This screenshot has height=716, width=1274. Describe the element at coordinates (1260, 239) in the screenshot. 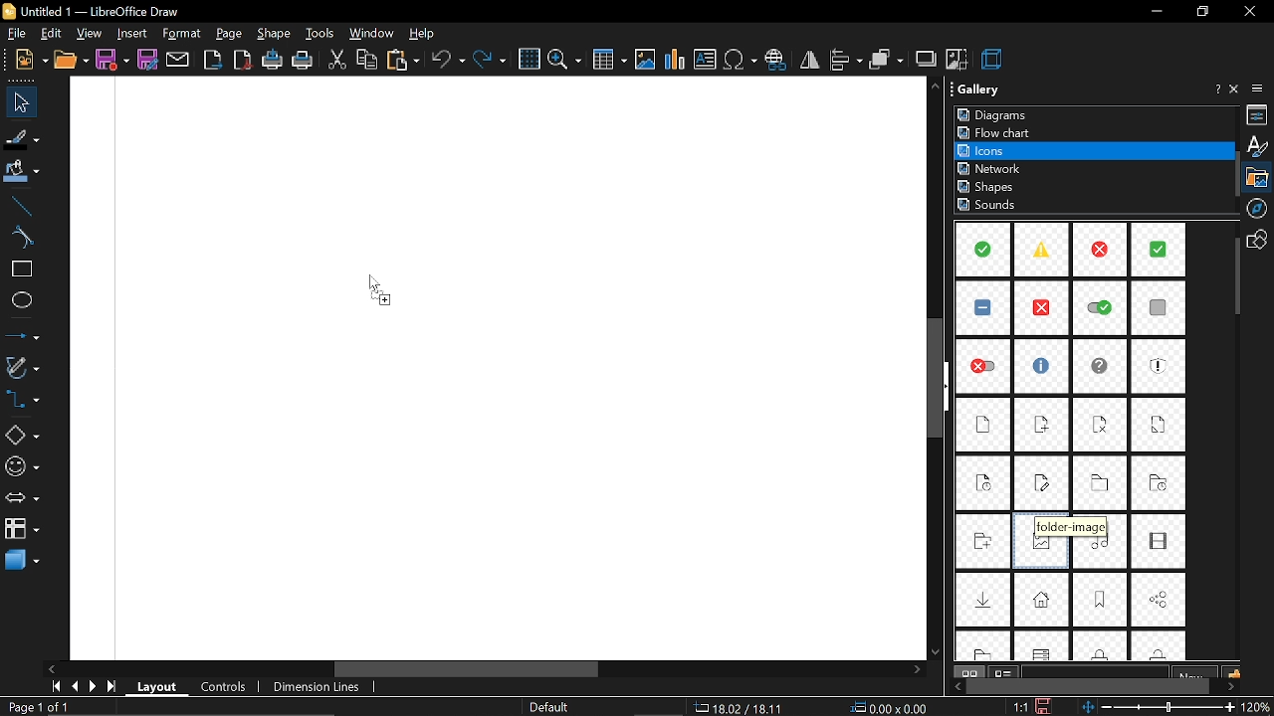

I see `shapes` at that location.